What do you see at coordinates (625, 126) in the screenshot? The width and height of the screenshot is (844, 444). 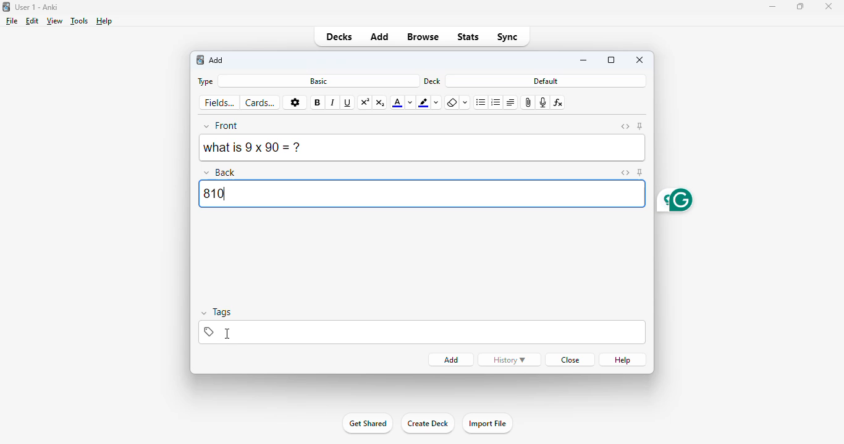 I see `toggle HTML editor` at bounding box center [625, 126].